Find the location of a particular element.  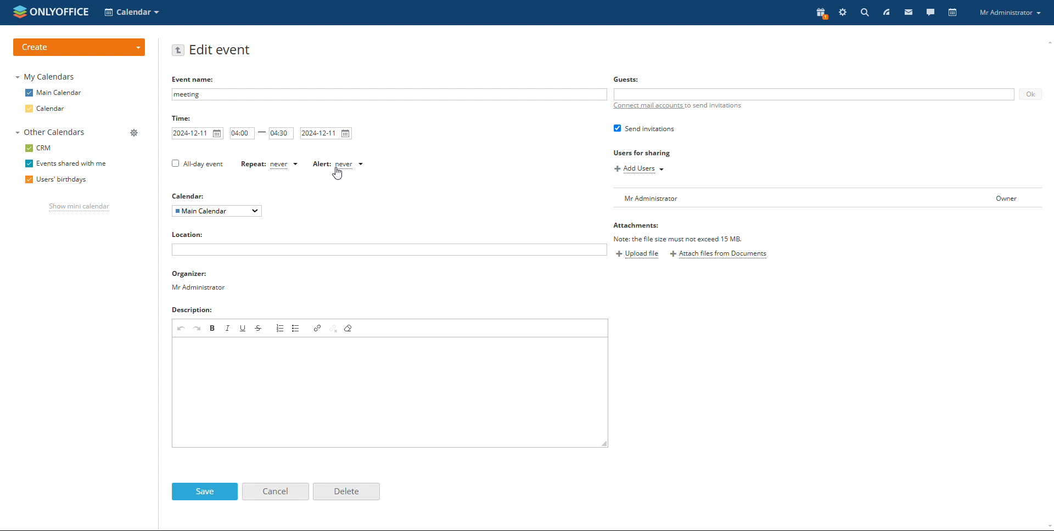

strikethrough is located at coordinates (260, 328).